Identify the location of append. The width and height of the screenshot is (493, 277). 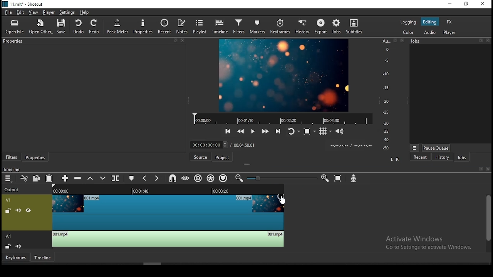
(65, 178).